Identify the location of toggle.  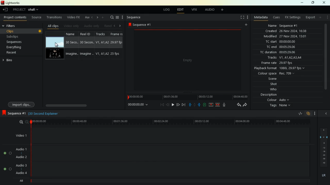
(10, 169).